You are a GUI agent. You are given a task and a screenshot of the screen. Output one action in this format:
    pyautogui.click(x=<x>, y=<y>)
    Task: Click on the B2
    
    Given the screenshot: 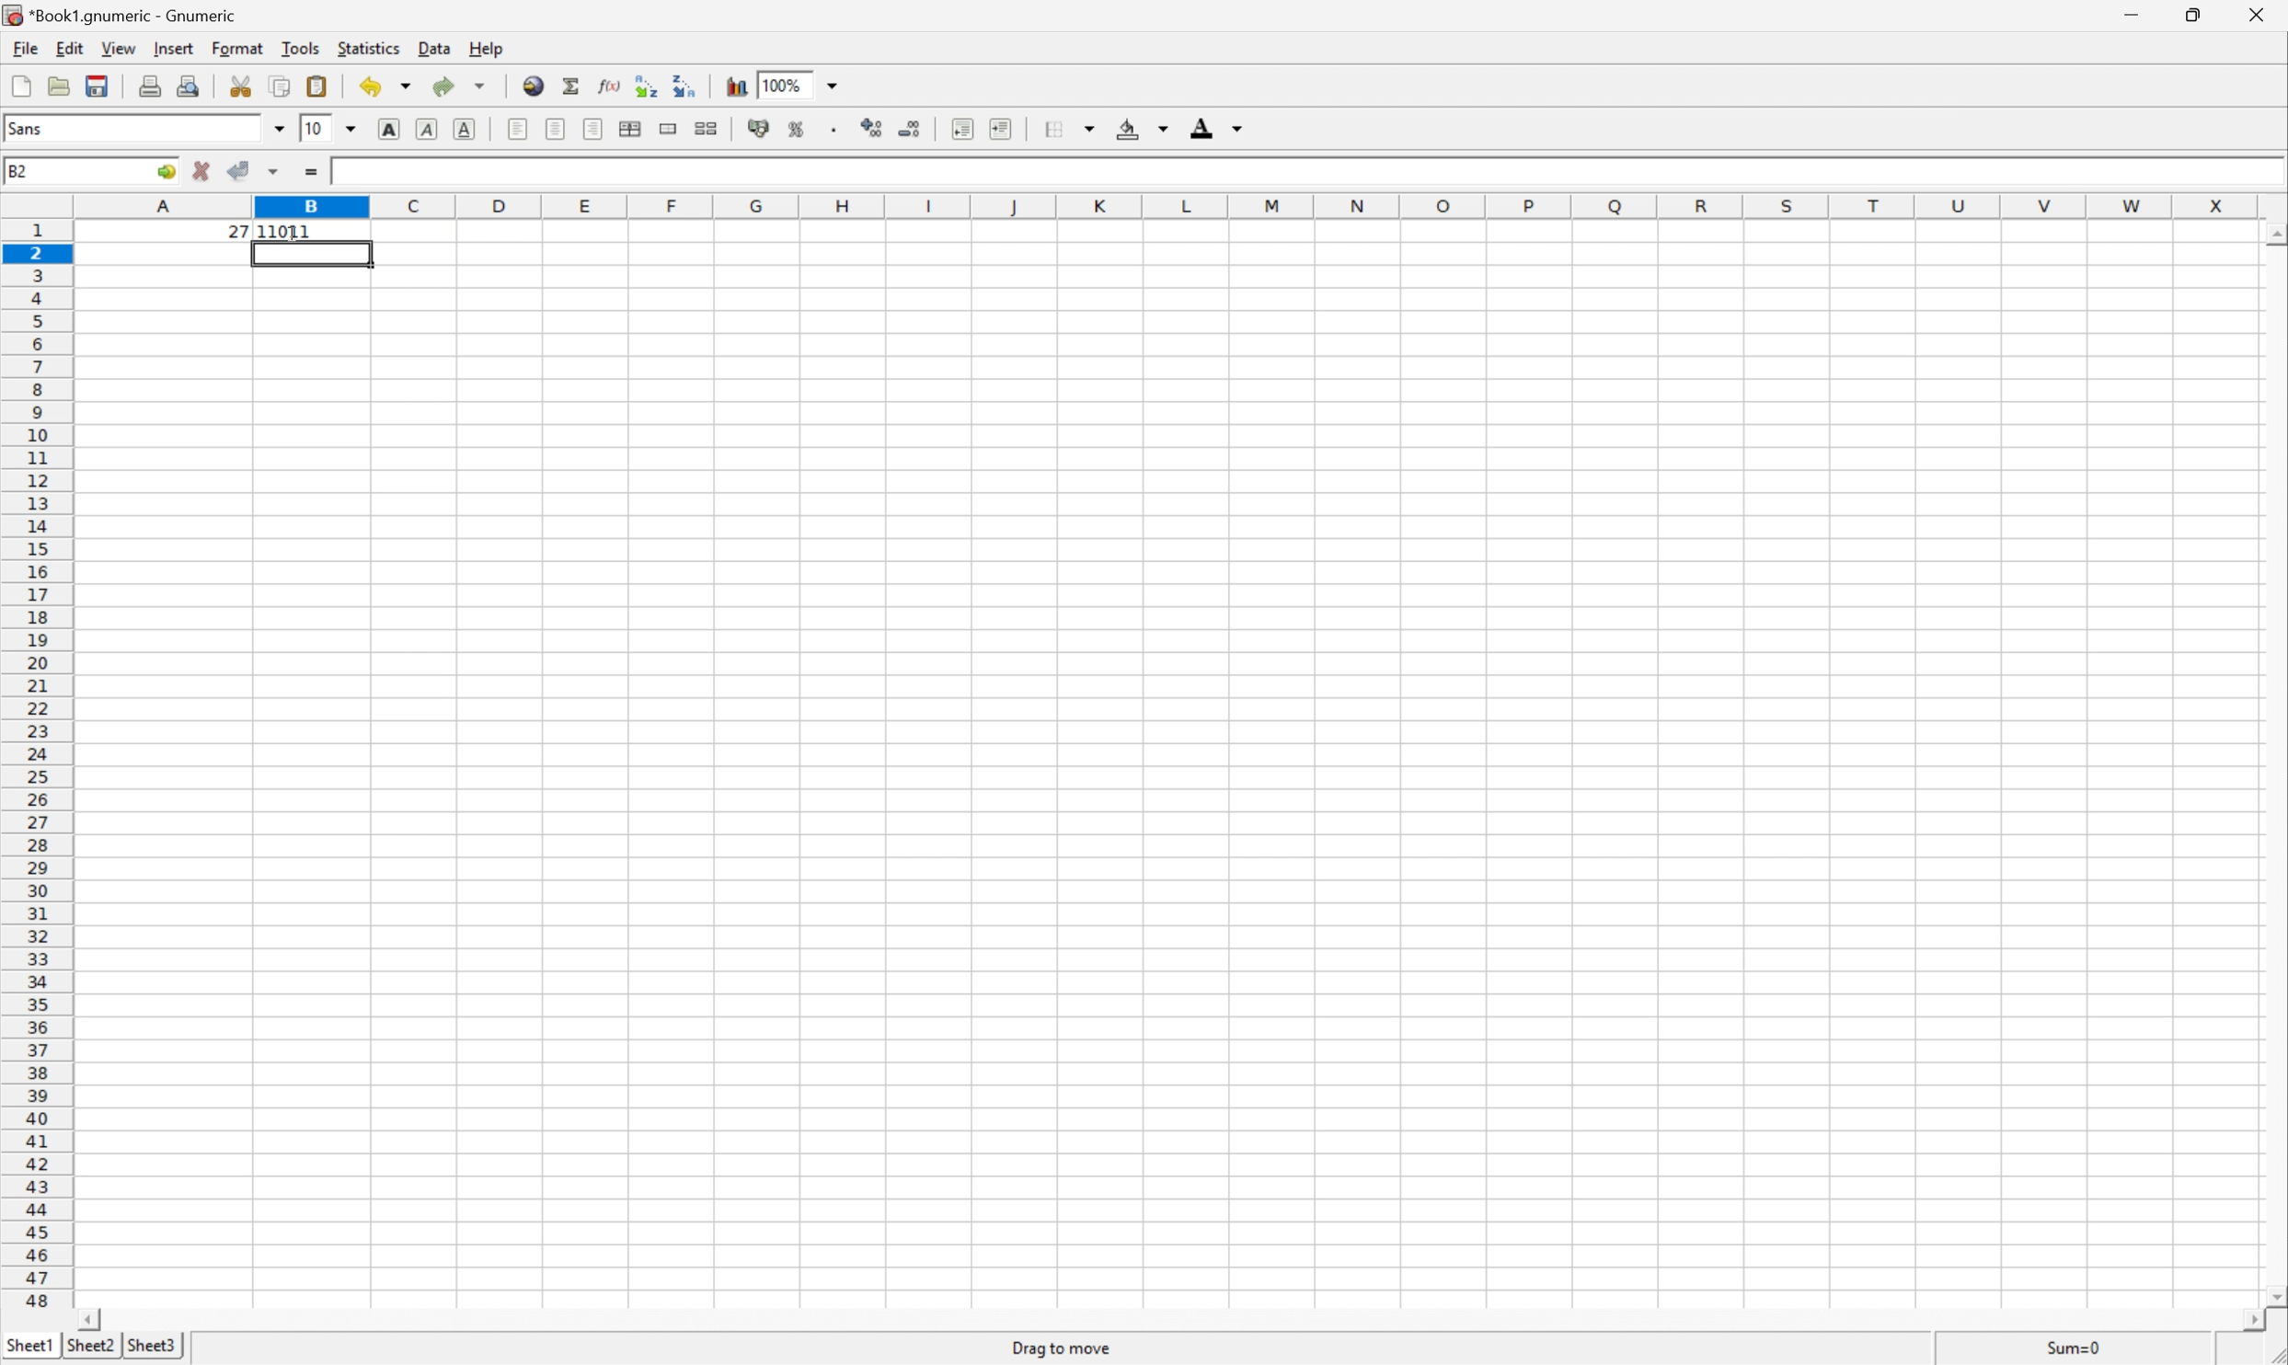 What is the action you would take?
    pyautogui.click(x=18, y=172)
    